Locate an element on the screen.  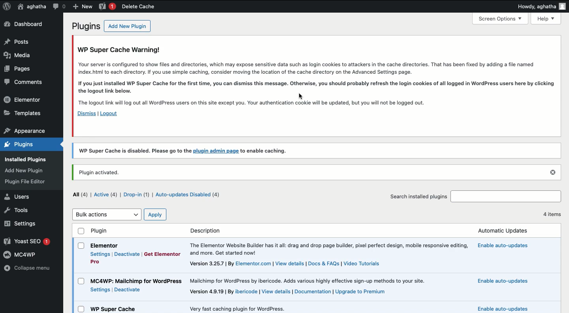
Screen Options v is located at coordinates (501, 19).